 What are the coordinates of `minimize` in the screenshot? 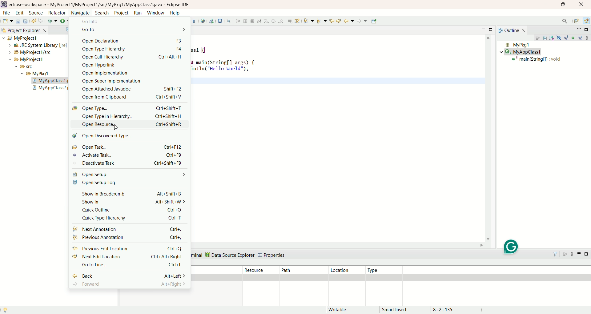 It's located at (579, 29).